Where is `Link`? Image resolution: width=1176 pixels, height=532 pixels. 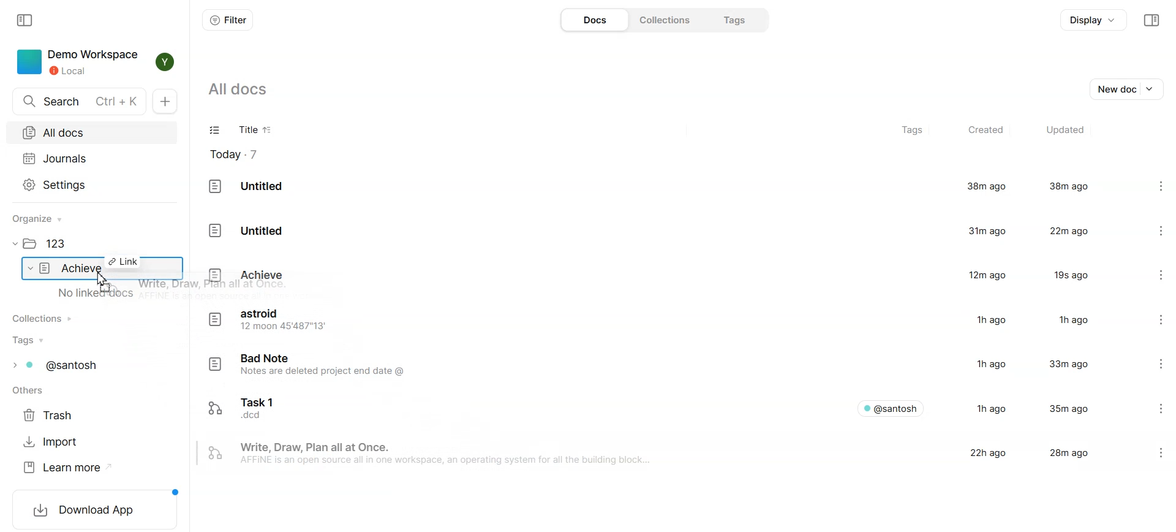 Link is located at coordinates (123, 261).